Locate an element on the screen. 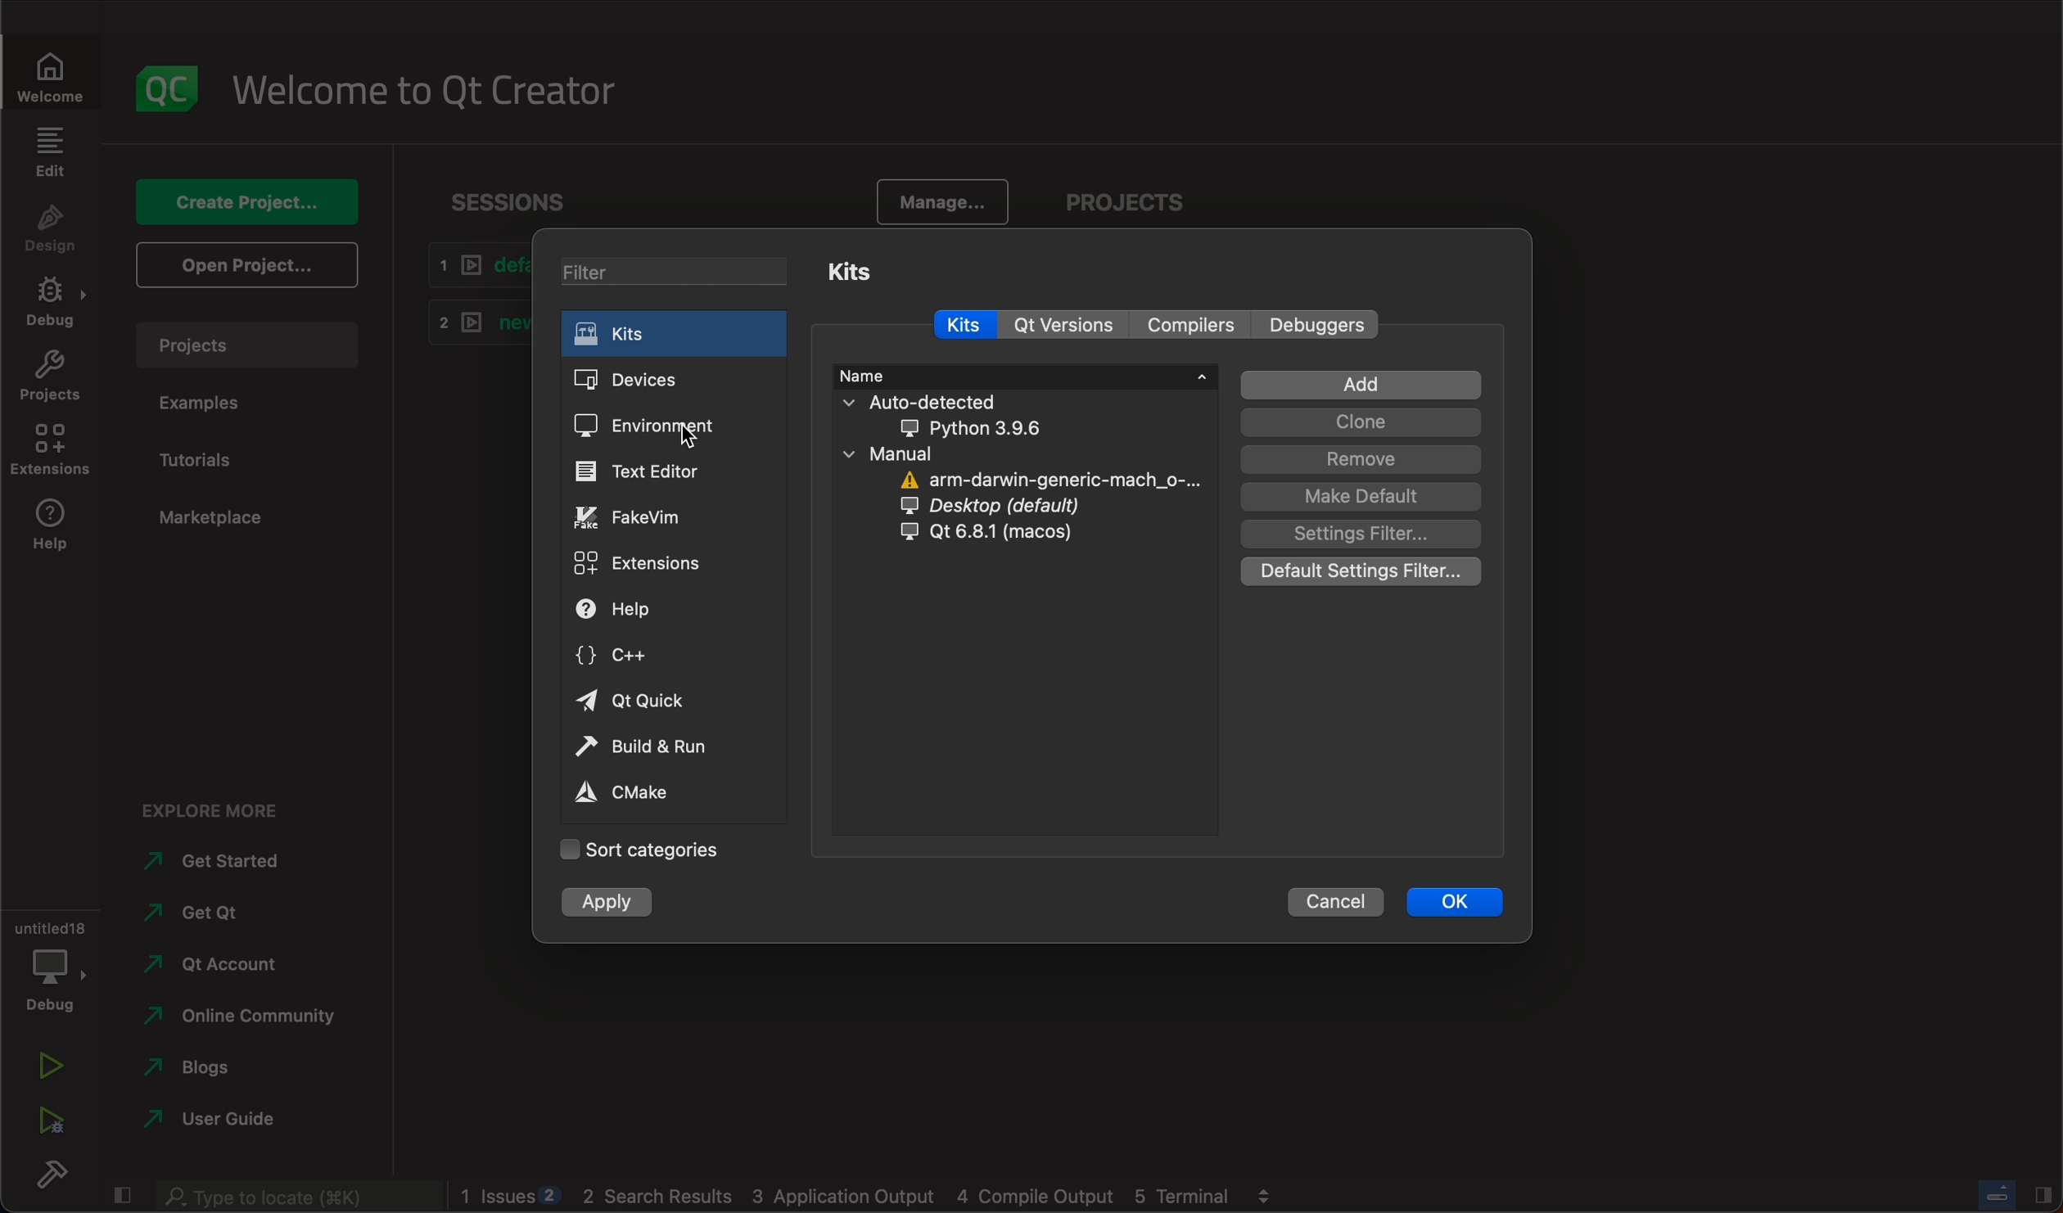 This screenshot has height=1213, width=2063. tutorials is located at coordinates (207, 462).